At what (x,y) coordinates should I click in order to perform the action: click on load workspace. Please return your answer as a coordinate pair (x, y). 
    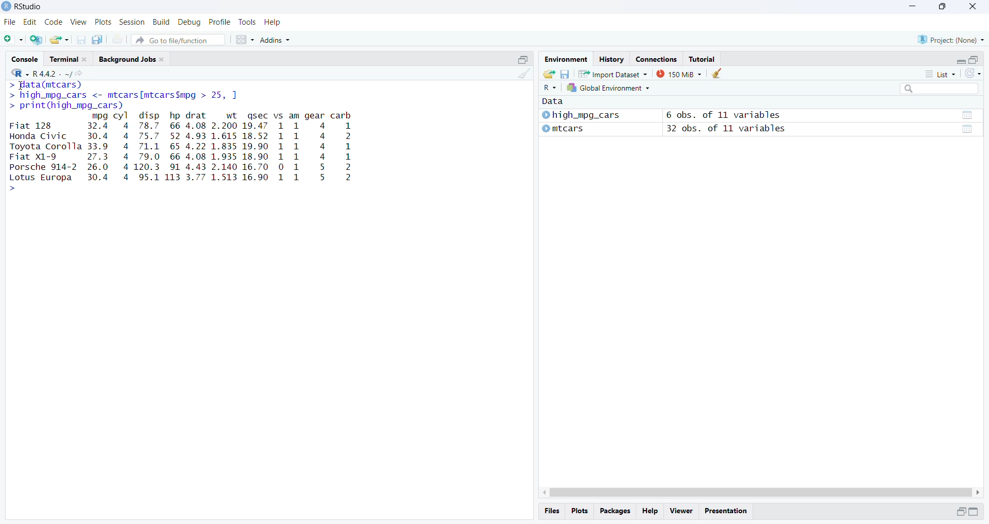
    Looking at the image, I should click on (549, 74).